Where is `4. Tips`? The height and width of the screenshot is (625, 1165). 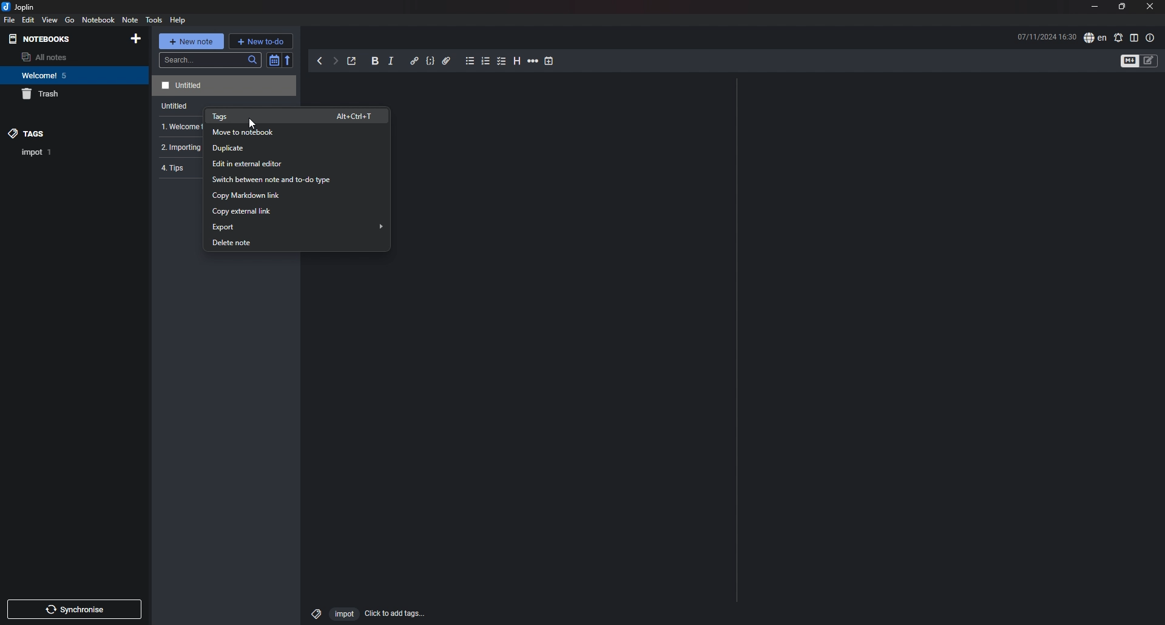
4. Tips is located at coordinates (178, 169).